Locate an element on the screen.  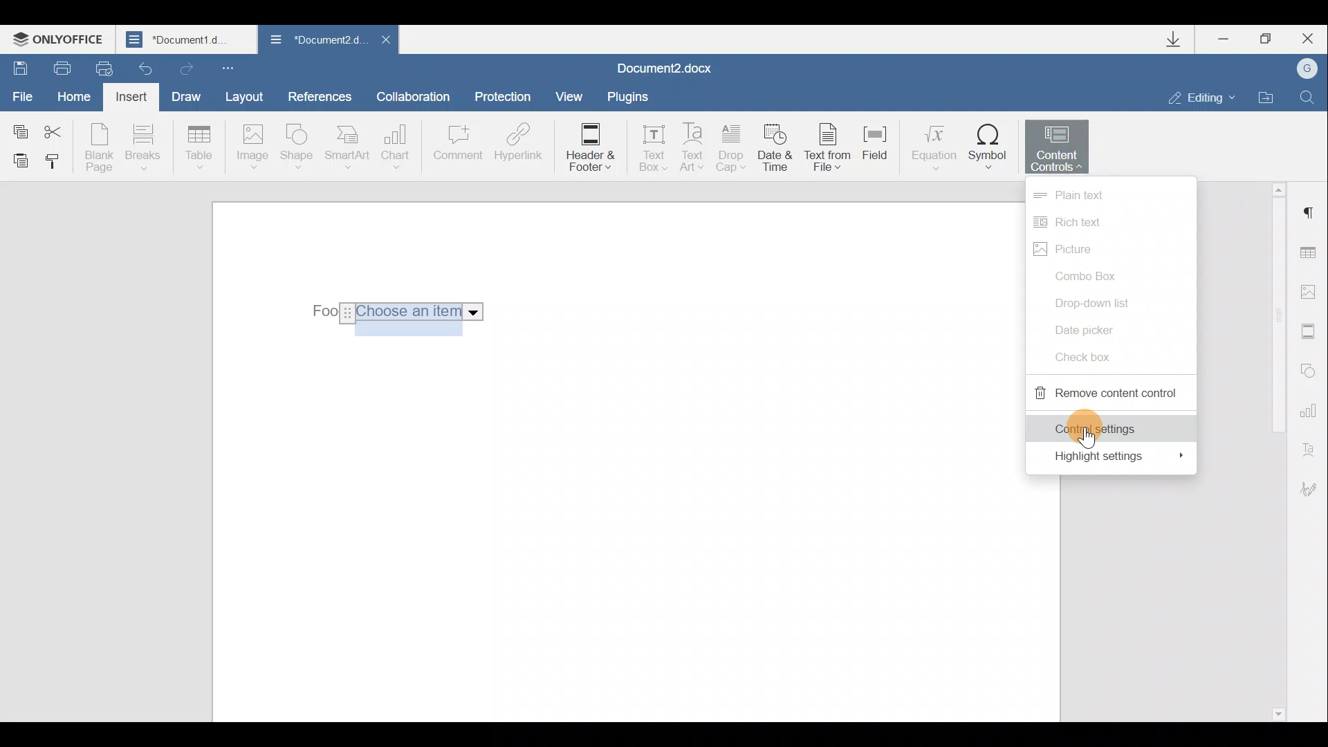
Editing mode is located at coordinates (1202, 97).